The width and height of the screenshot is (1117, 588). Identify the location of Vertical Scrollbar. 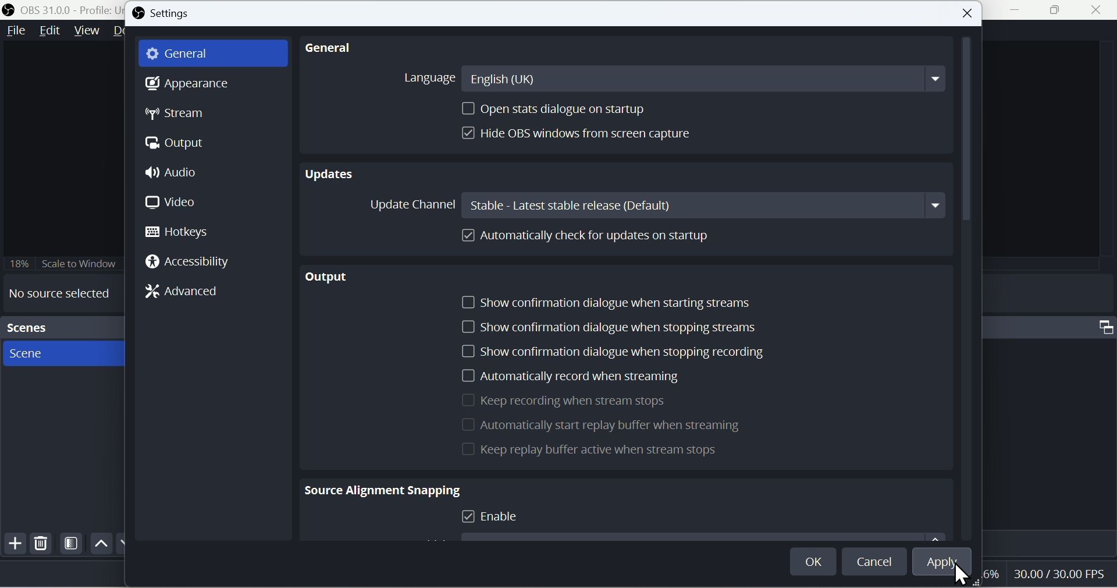
(966, 132).